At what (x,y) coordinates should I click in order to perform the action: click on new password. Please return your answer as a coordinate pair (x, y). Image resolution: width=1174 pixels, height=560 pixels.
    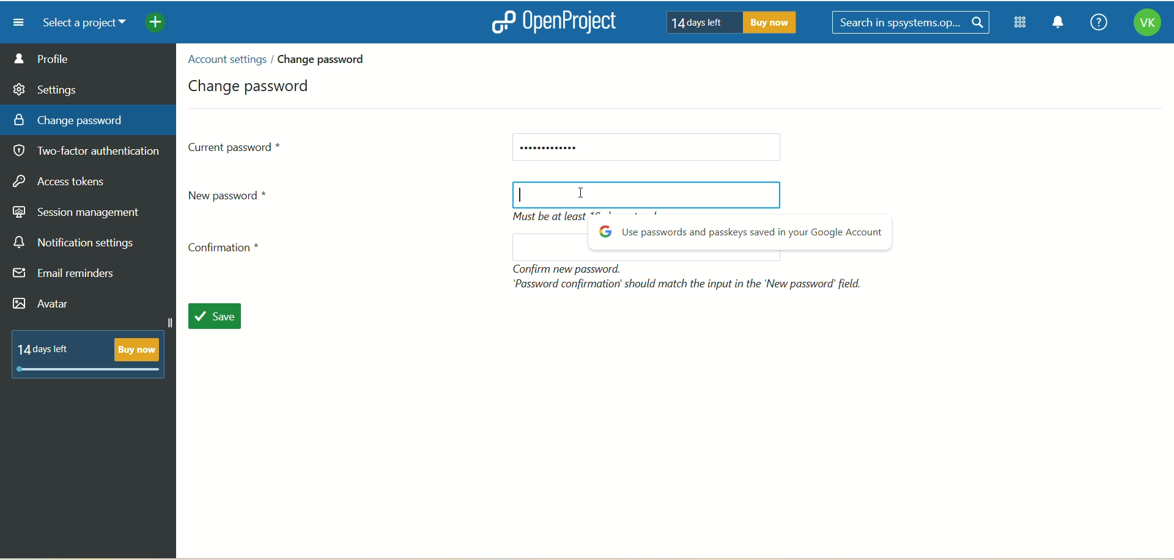
    Looking at the image, I should click on (234, 194).